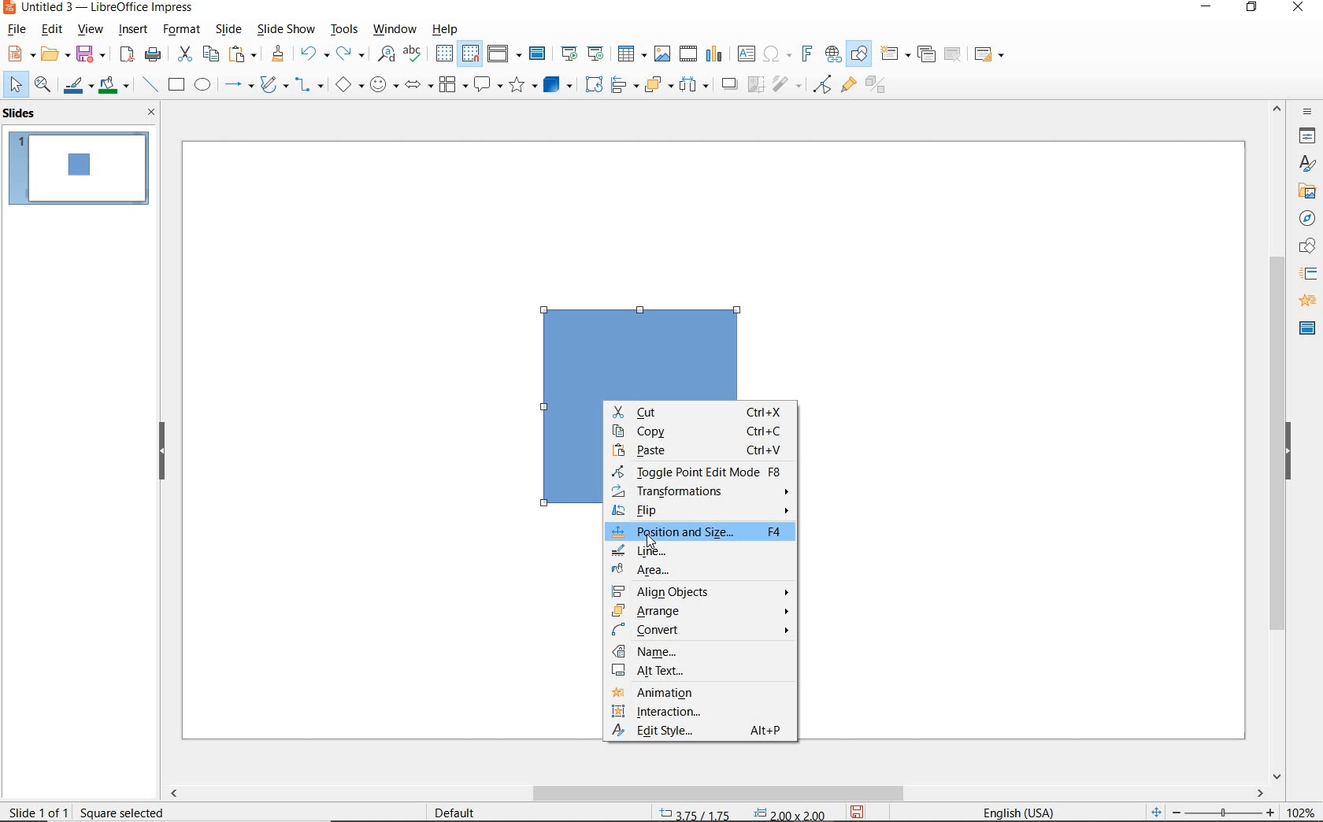  Describe the element at coordinates (806, 54) in the screenshot. I see `insert frontwork text` at that location.